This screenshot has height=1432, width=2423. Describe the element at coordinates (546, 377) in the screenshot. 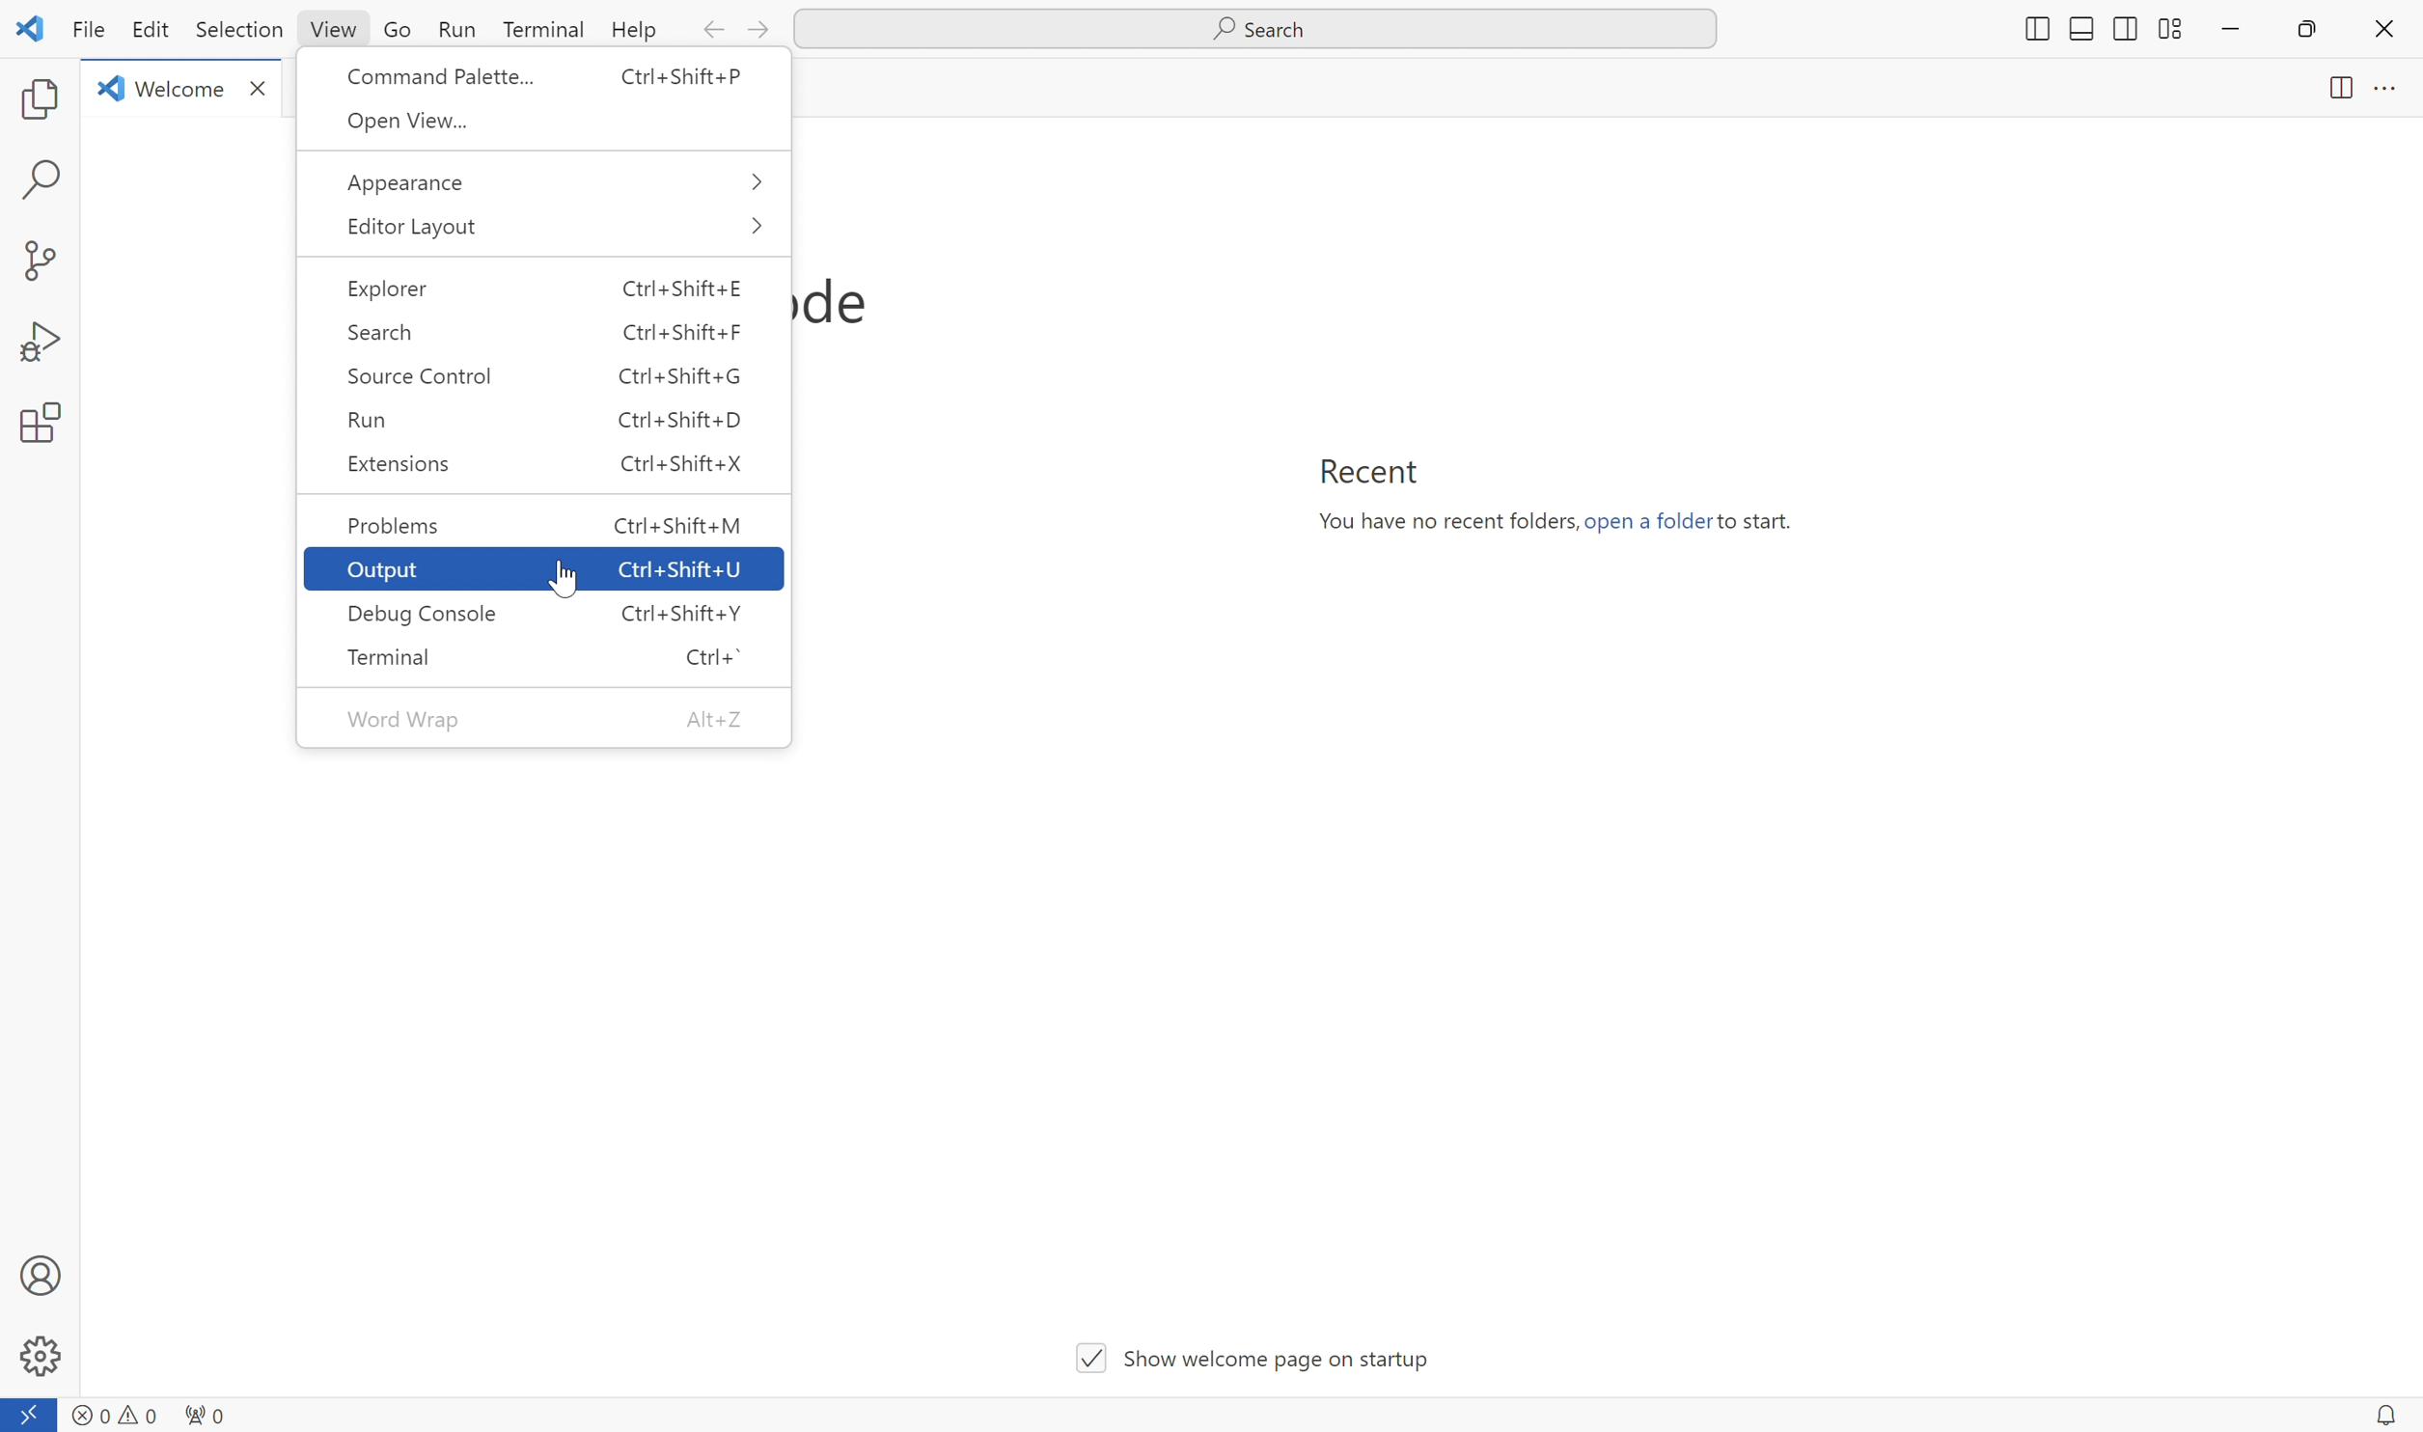

I see `source control` at that location.